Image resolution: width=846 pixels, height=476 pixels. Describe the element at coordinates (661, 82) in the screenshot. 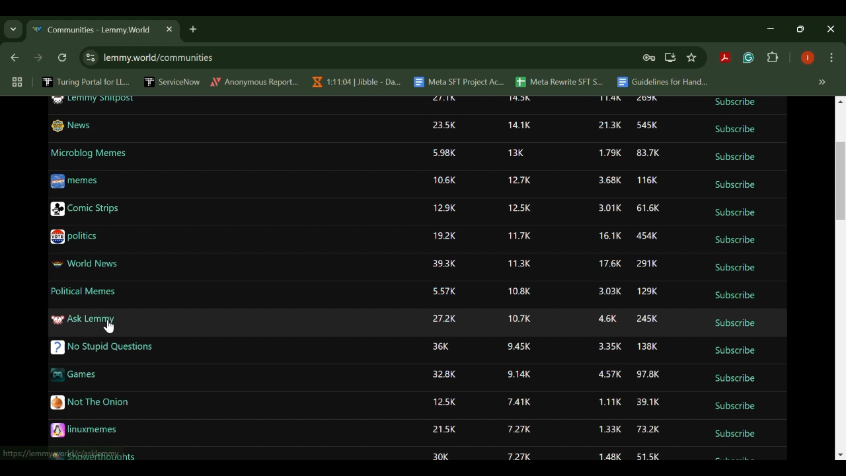

I see `Guidelines for Hand...` at that location.